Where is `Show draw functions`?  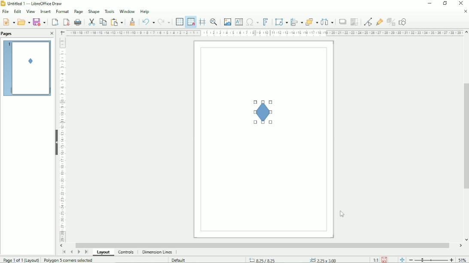 Show draw functions is located at coordinates (404, 21).